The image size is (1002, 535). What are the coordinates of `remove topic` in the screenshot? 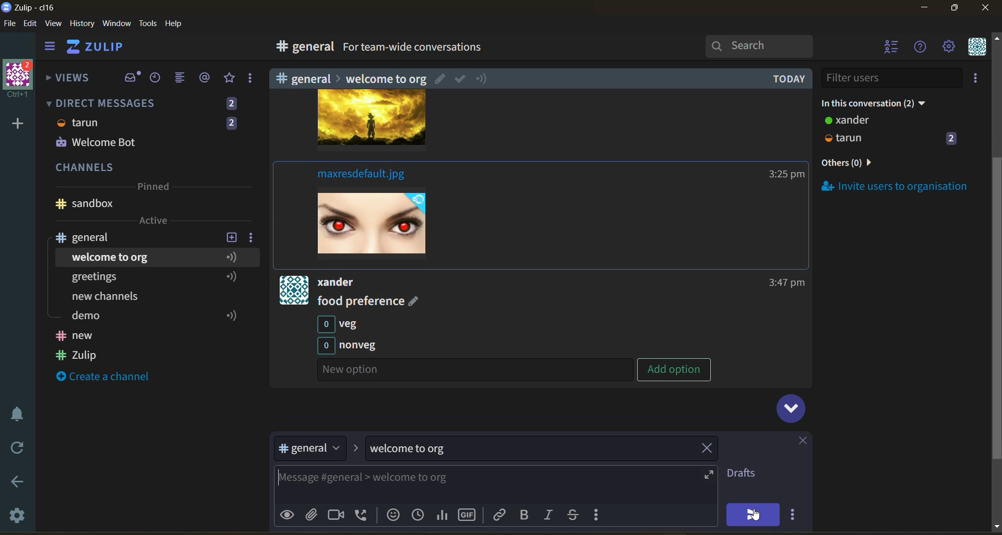 It's located at (707, 448).